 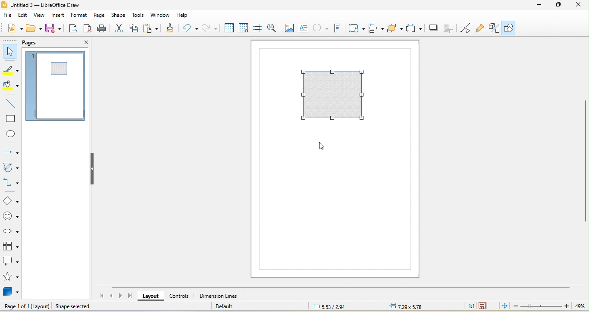 I want to click on text box, so click(x=304, y=28).